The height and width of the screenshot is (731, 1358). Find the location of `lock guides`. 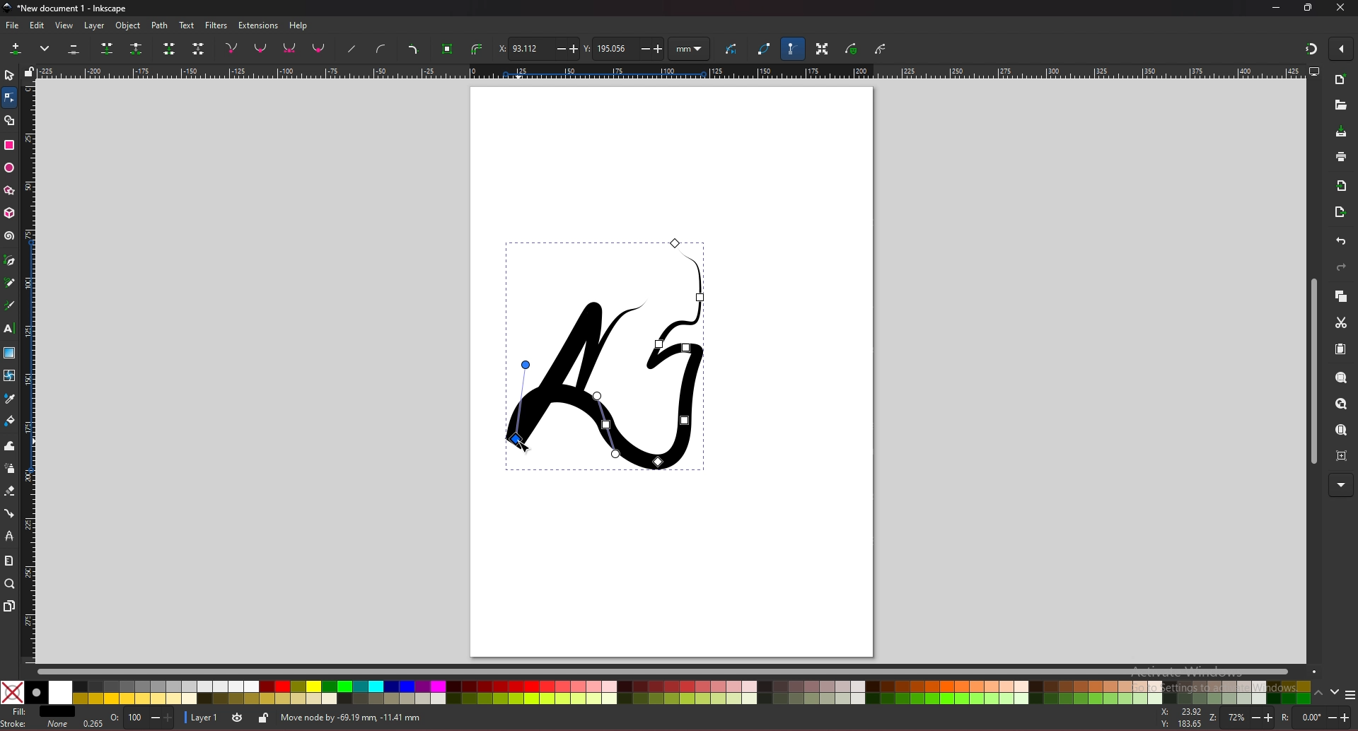

lock guides is located at coordinates (29, 71).